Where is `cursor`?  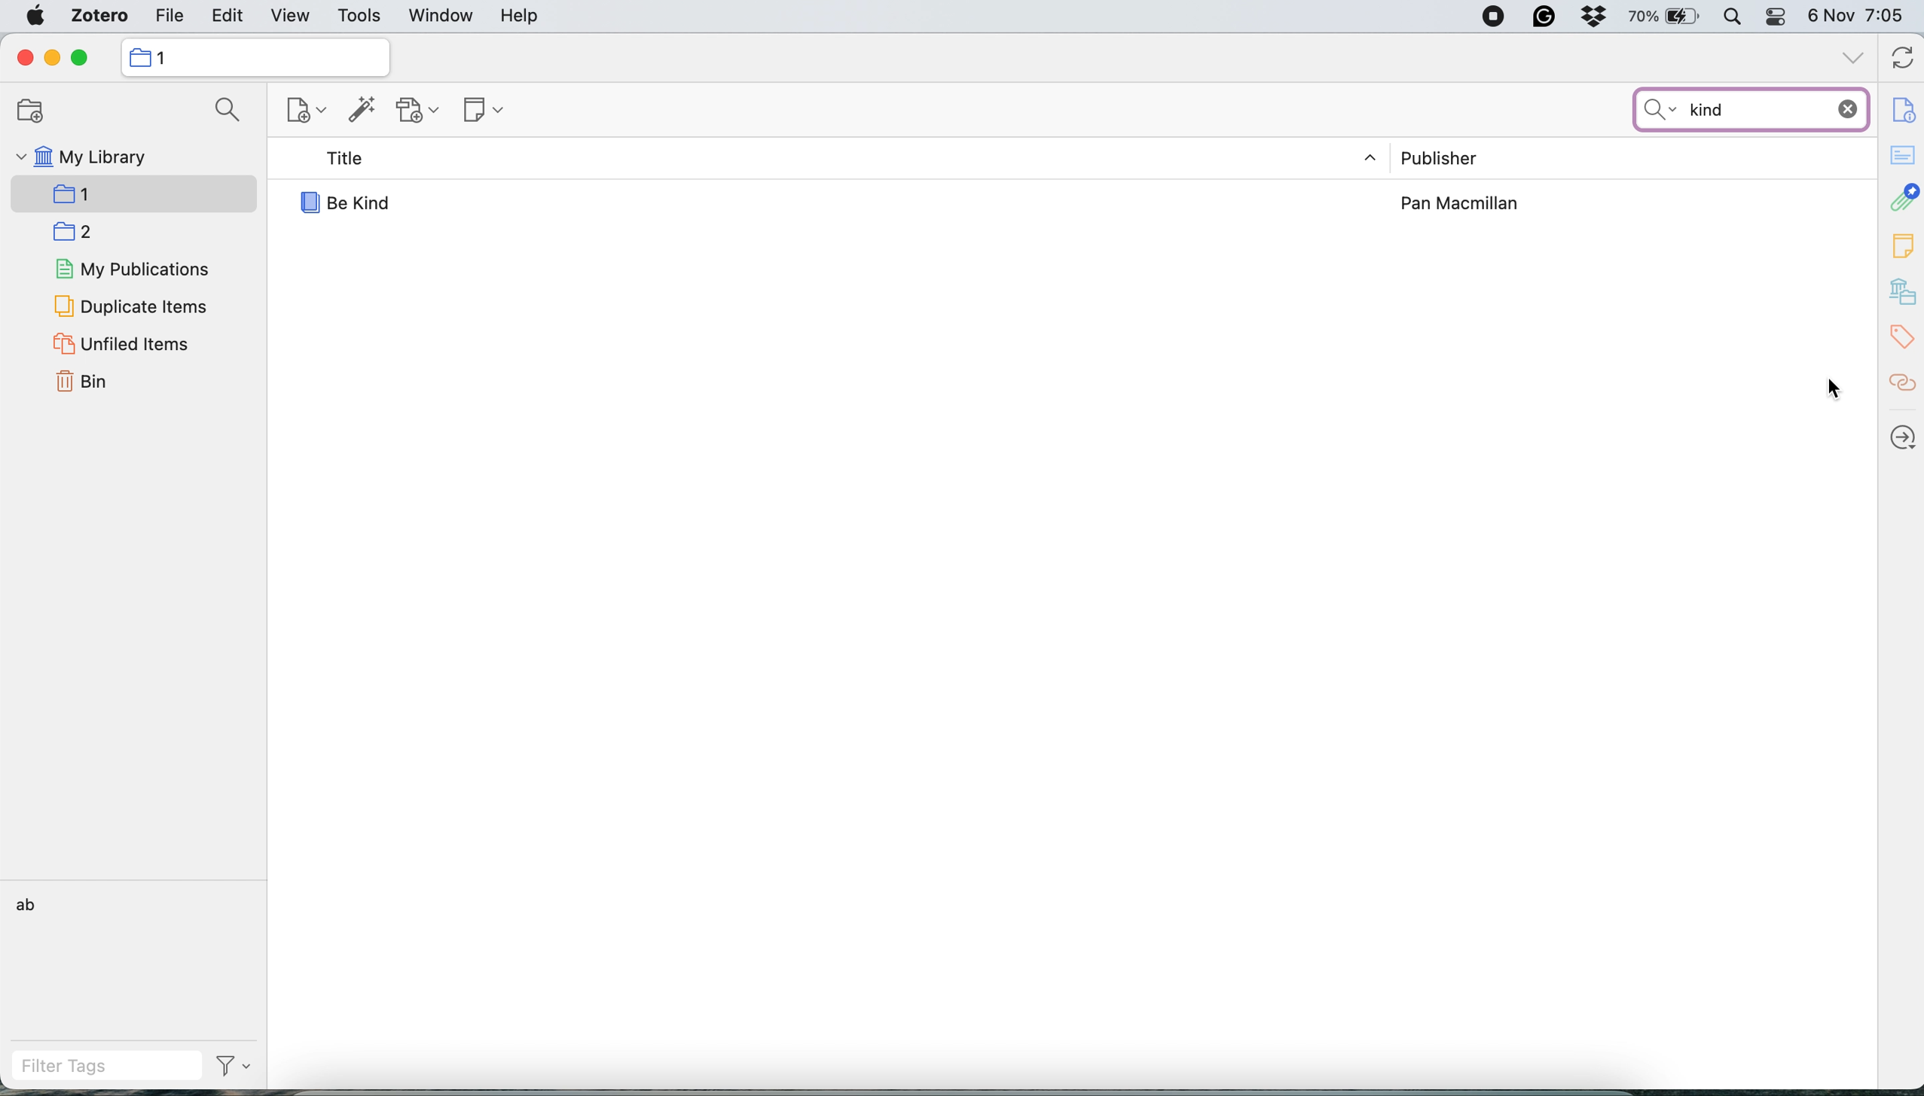 cursor is located at coordinates (1831, 391).